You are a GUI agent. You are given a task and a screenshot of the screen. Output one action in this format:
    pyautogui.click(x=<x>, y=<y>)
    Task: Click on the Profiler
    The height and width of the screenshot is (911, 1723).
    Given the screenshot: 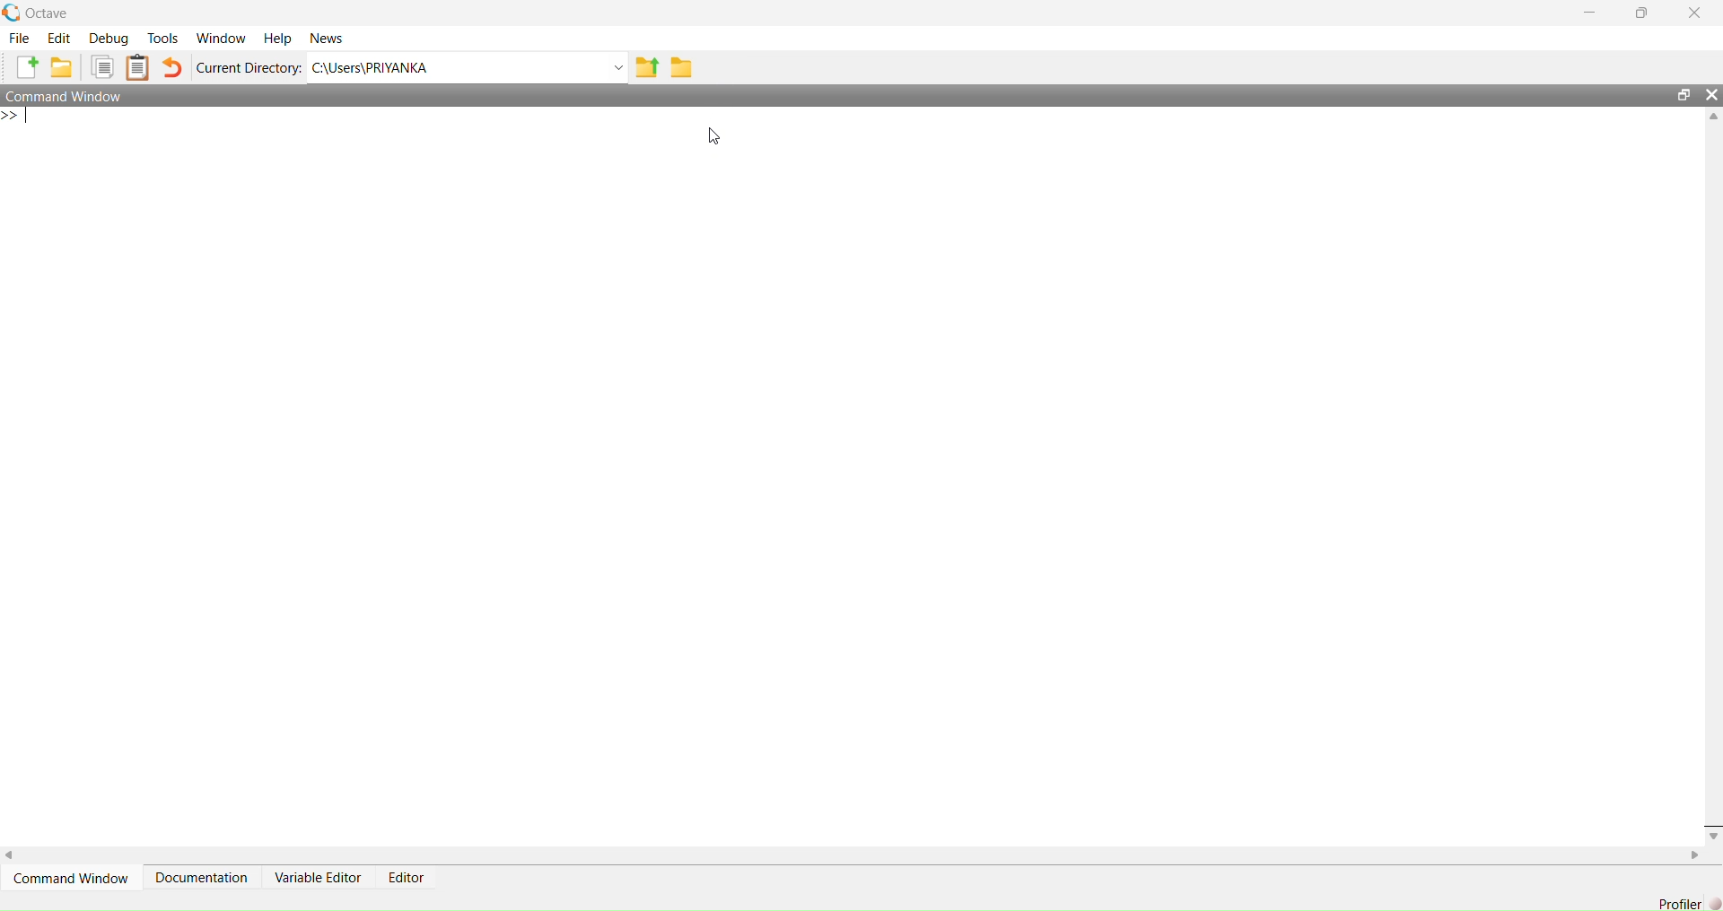 What is the action you would take?
    pyautogui.click(x=1679, y=898)
    